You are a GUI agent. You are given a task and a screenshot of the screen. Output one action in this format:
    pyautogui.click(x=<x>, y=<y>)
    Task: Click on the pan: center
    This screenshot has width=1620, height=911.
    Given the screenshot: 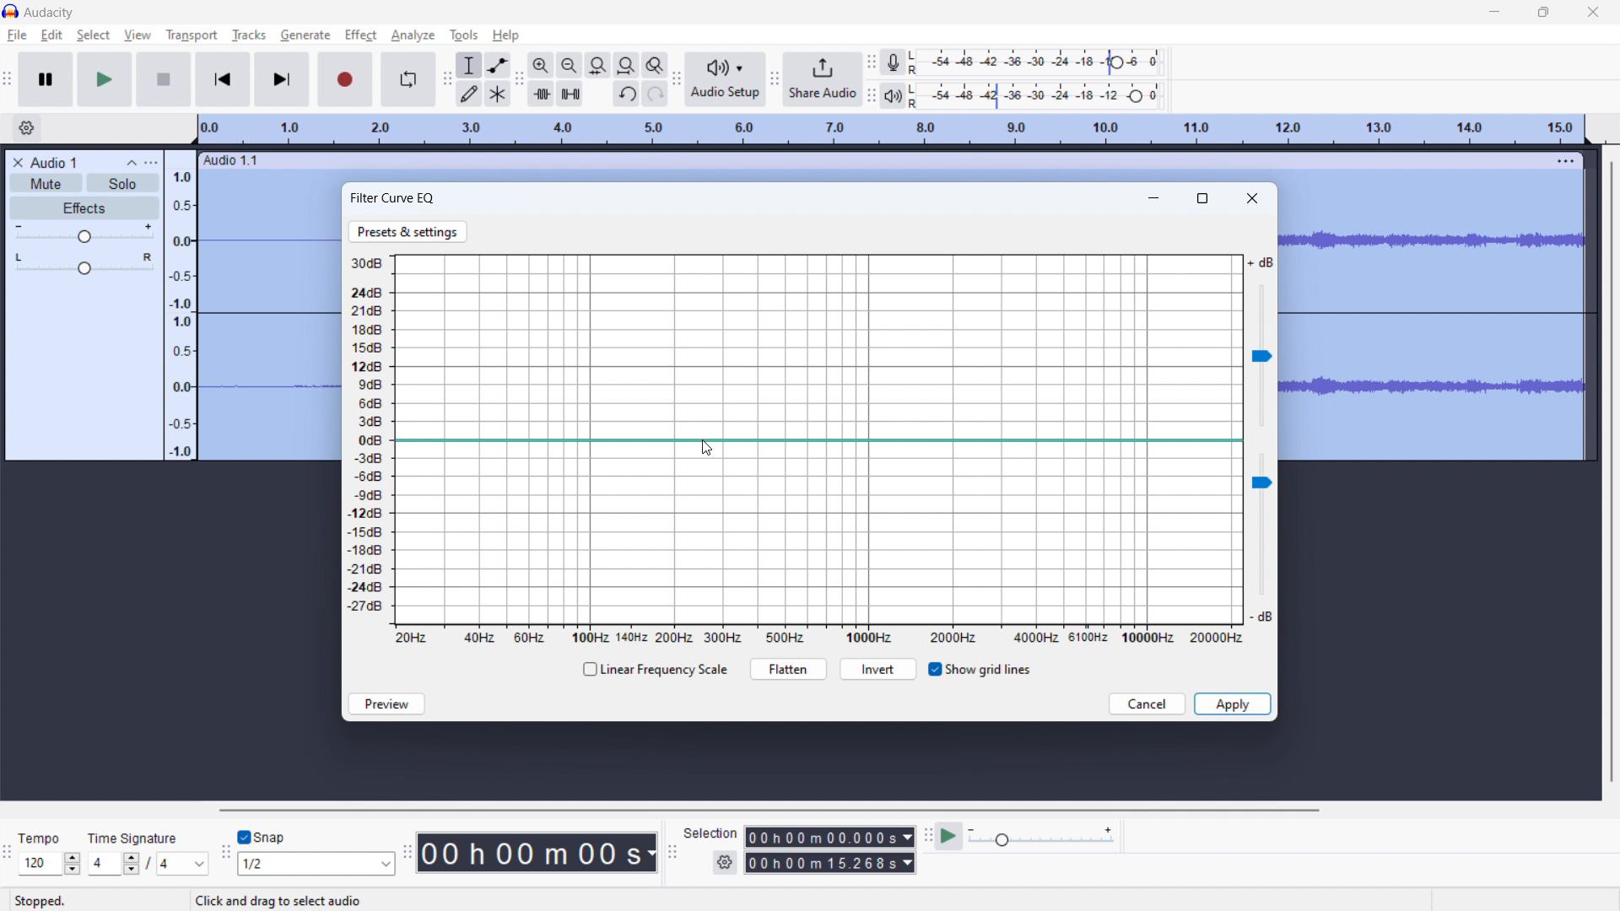 What is the action you would take?
    pyautogui.click(x=84, y=263)
    